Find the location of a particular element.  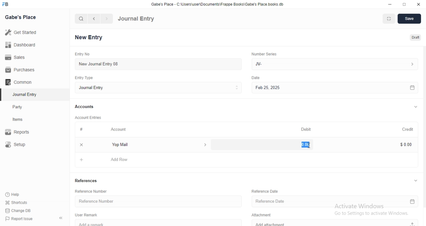

cursor is located at coordinates (310, 147).